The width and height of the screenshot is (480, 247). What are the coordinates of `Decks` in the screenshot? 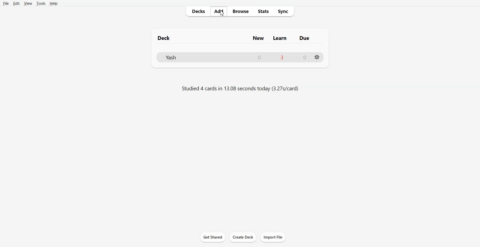 It's located at (197, 11).